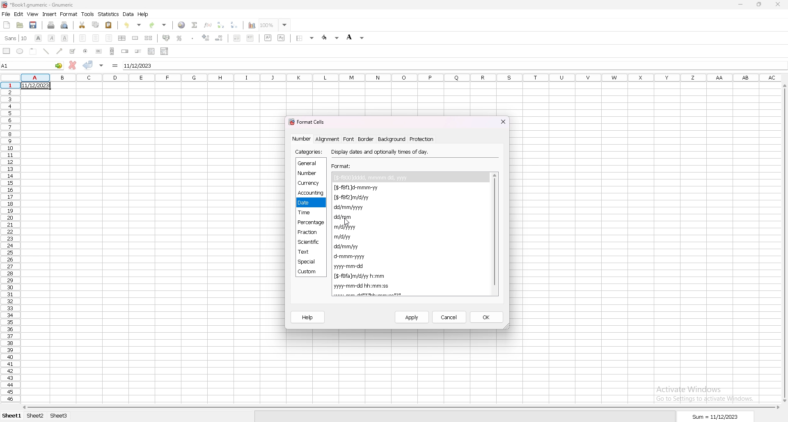 The width and height of the screenshot is (788, 422). What do you see at coordinates (308, 172) in the screenshot?
I see `number` at bounding box center [308, 172].